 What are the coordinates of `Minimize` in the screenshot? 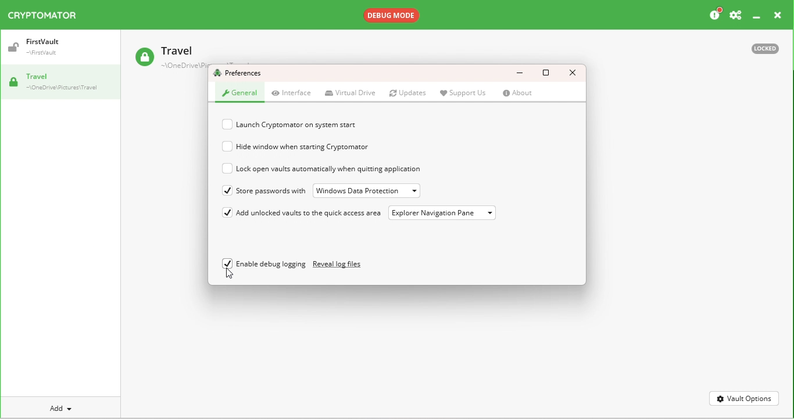 It's located at (519, 71).